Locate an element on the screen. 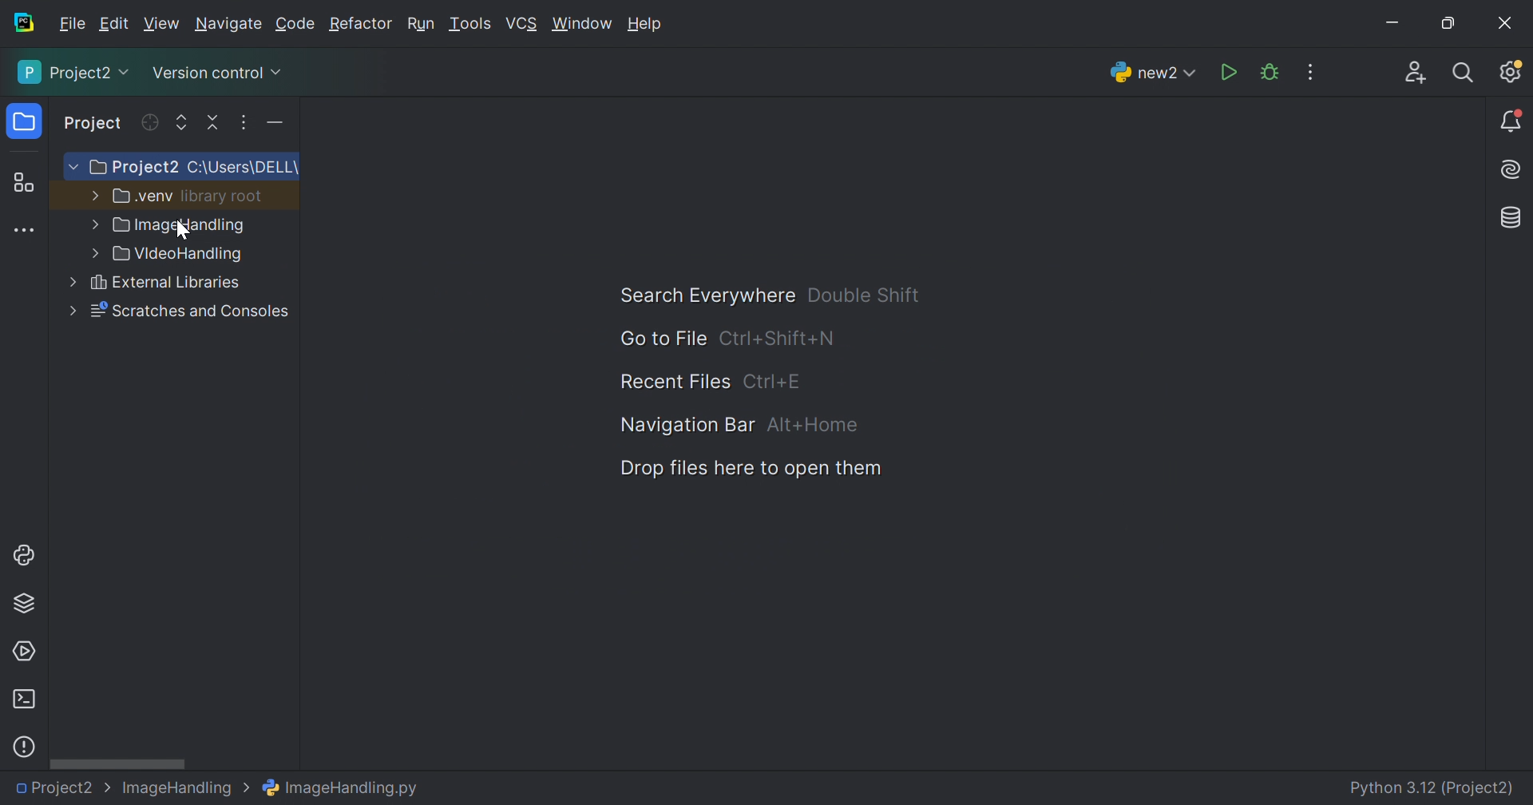 The image size is (1533, 805). VCS is located at coordinates (523, 24).